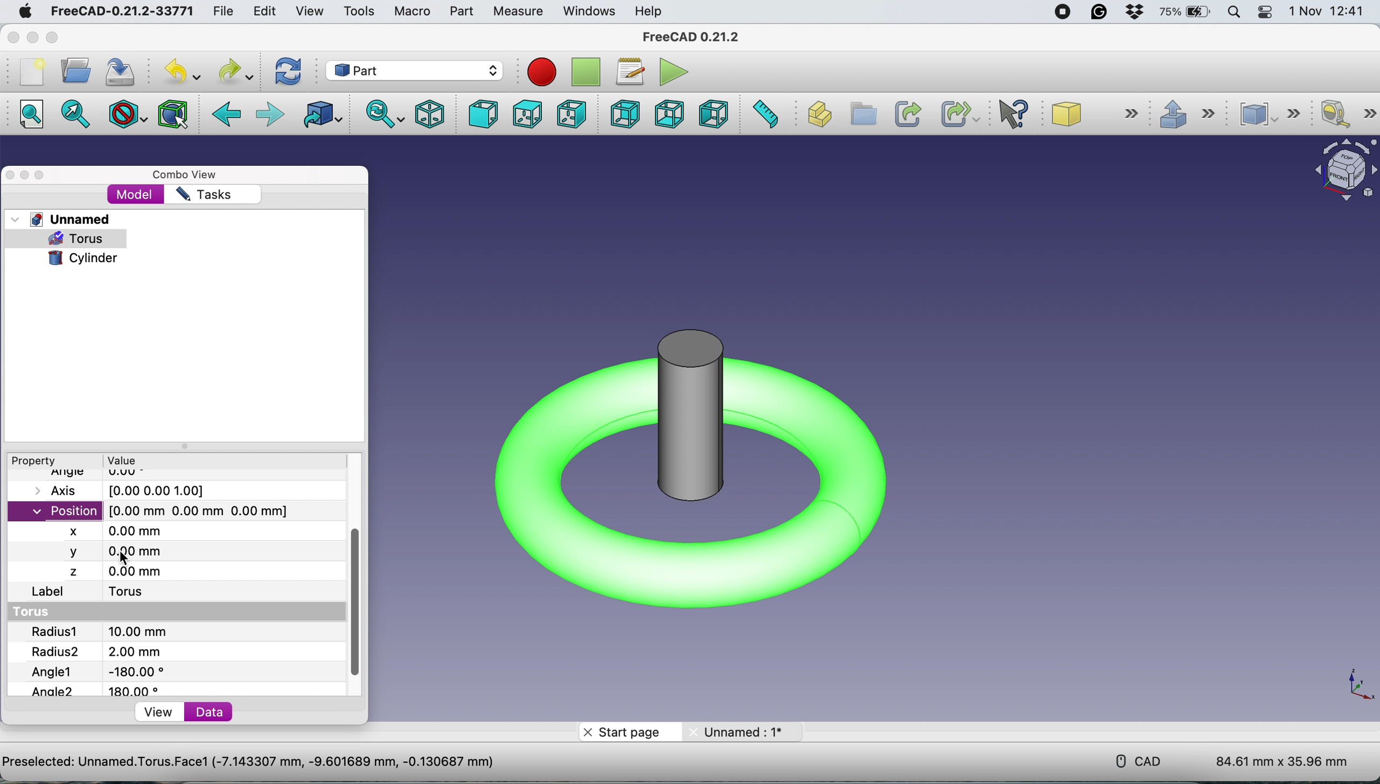 This screenshot has width=1380, height=784. Describe the element at coordinates (229, 115) in the screenshot. I see `backward` at that location.